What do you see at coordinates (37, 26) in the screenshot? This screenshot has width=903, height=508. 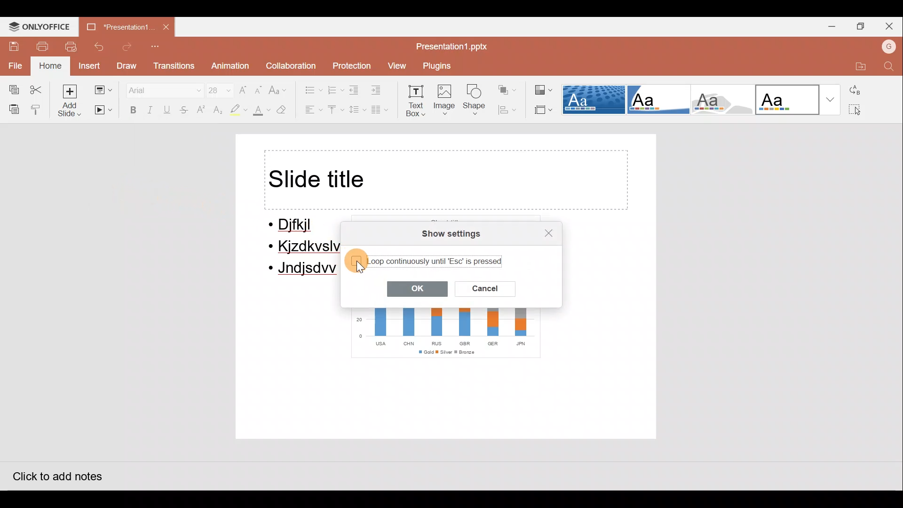 I see `ONLYOFFICE` at bounding box center [37, 26].